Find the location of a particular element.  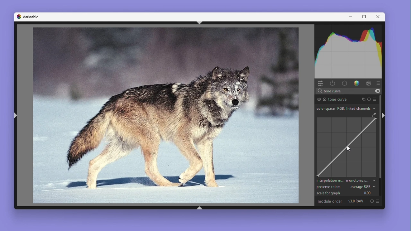

Tone curve is located at coordinates (335, 99).